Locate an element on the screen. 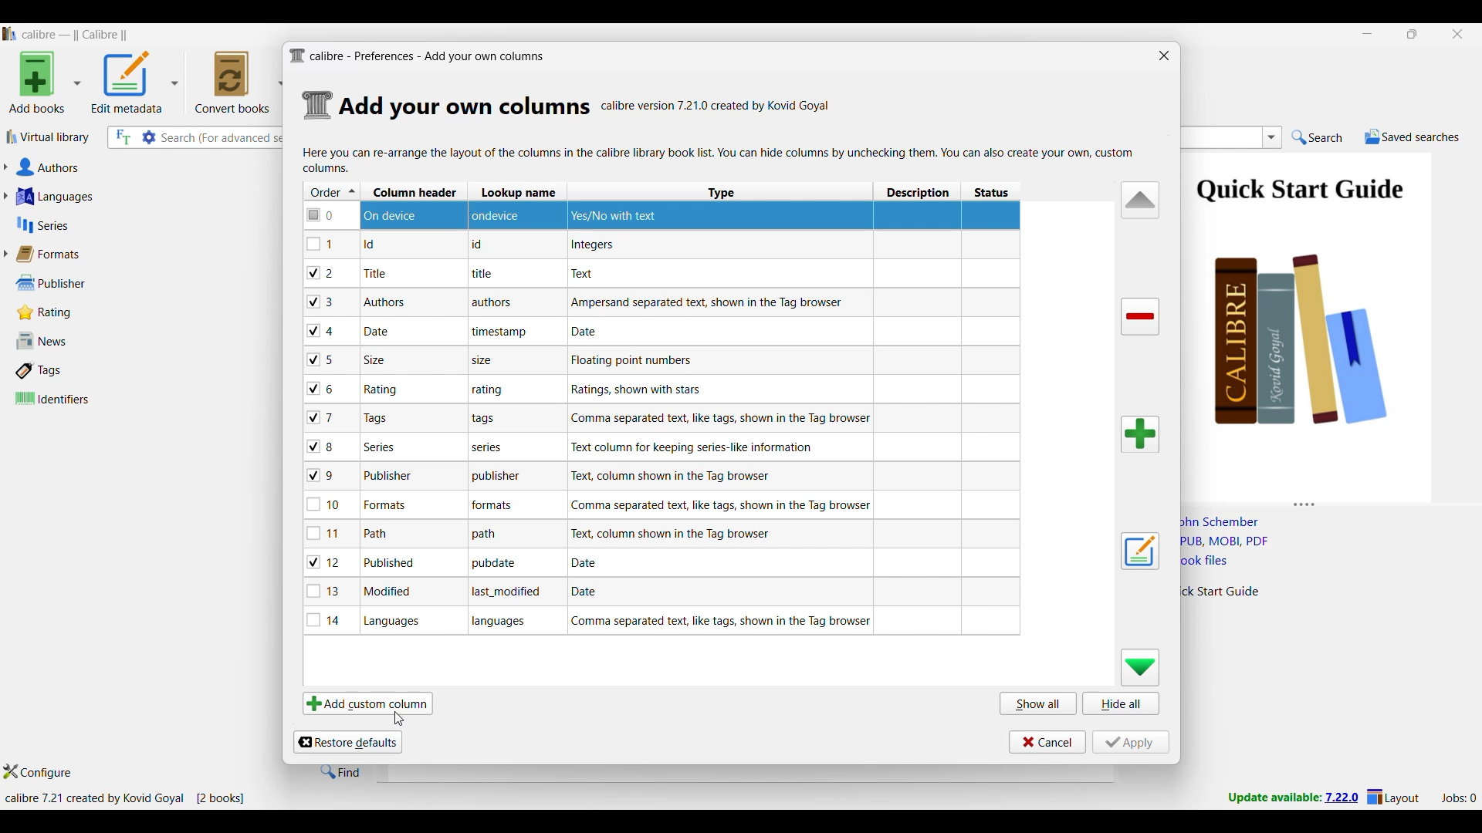 This screenshot has height=833, width=1482. Show interface in a smaller tab is located at coordinates (1413, 34).